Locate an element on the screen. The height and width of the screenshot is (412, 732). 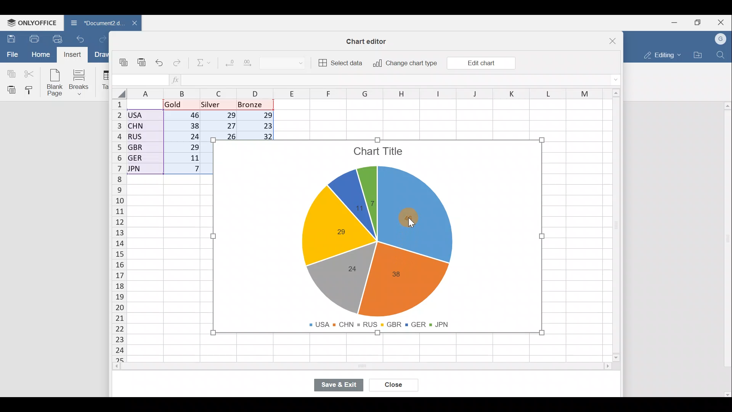
Paste is located at coordinates (142, 65).